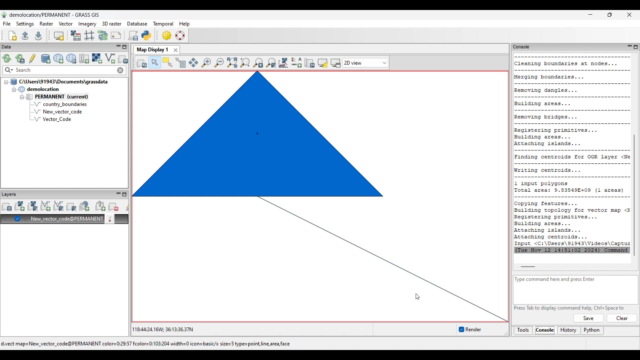 This screenshot has width=640, height=360. I want to click on Remove selected map layer(s) from layer tree, so click(114, 206).